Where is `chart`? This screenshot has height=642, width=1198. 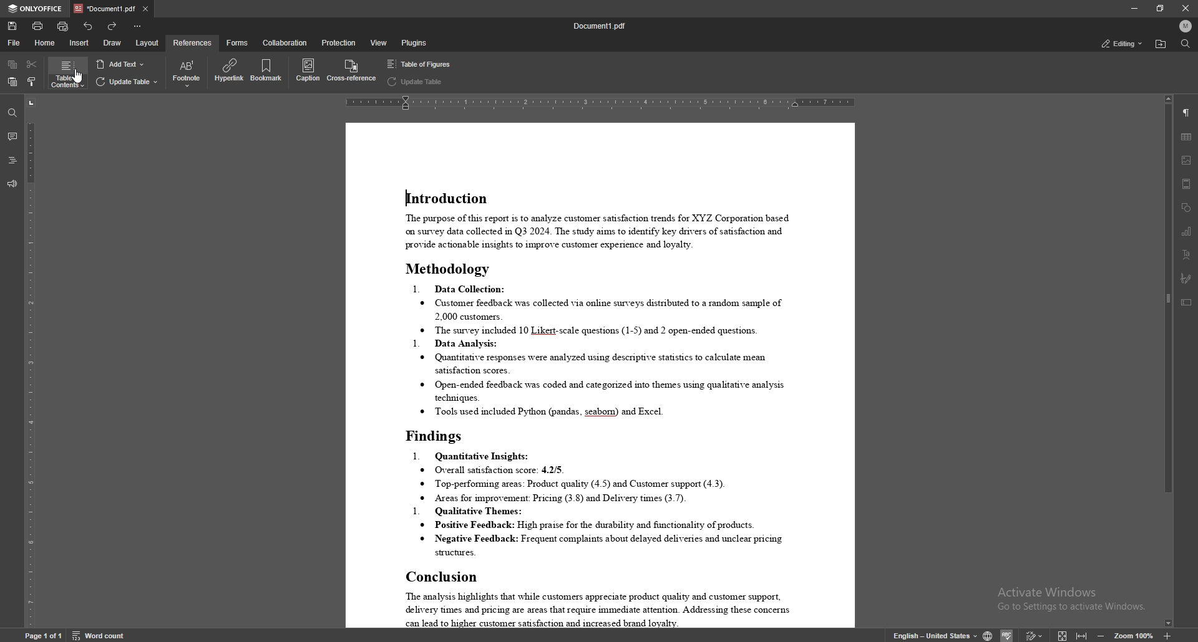
chart is located at coordinates (1188, 231).